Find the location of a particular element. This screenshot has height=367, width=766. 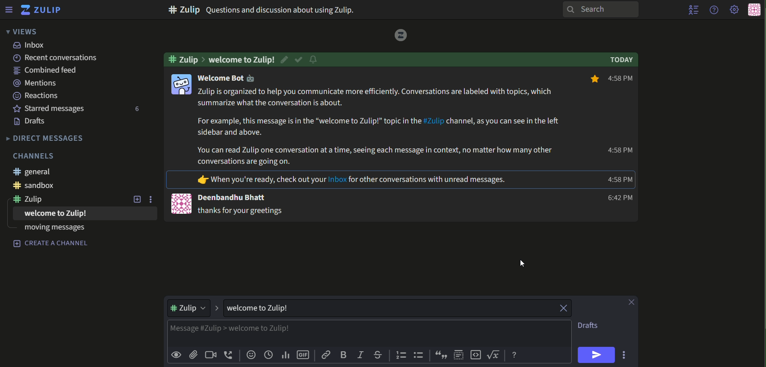

text is located at coordinates (33, 172).